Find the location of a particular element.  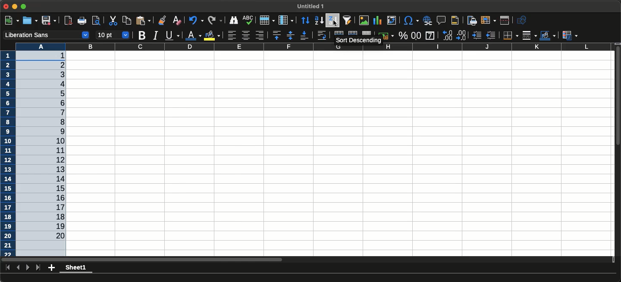

8 is located at coordinates (56, 122).